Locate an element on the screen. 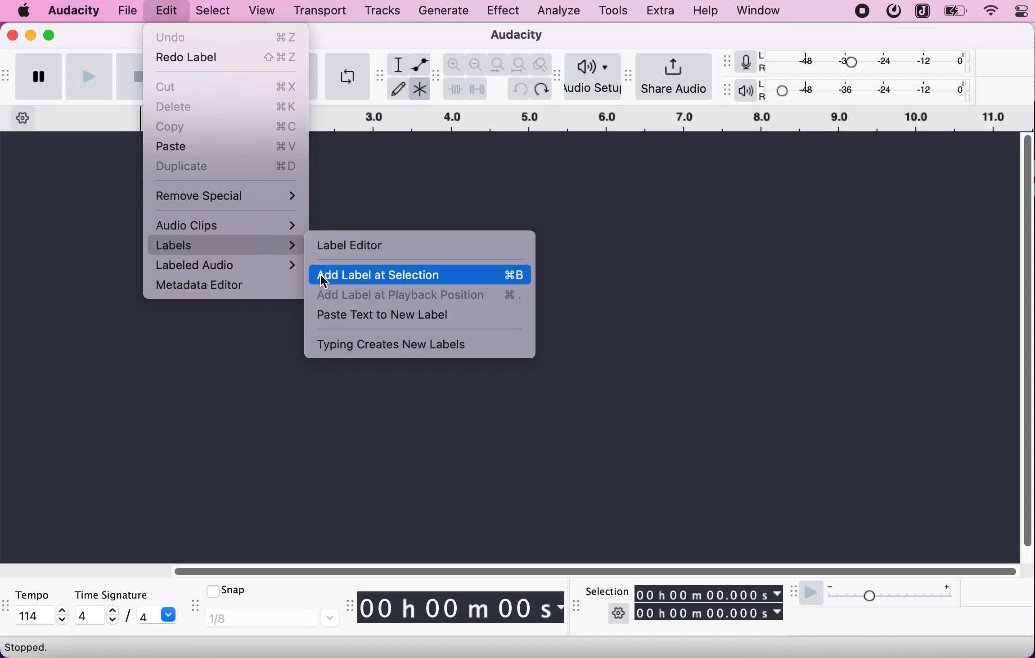 The height and width of the screenshot is (658, 1035). mac logo is located at coordinates (25, 11).